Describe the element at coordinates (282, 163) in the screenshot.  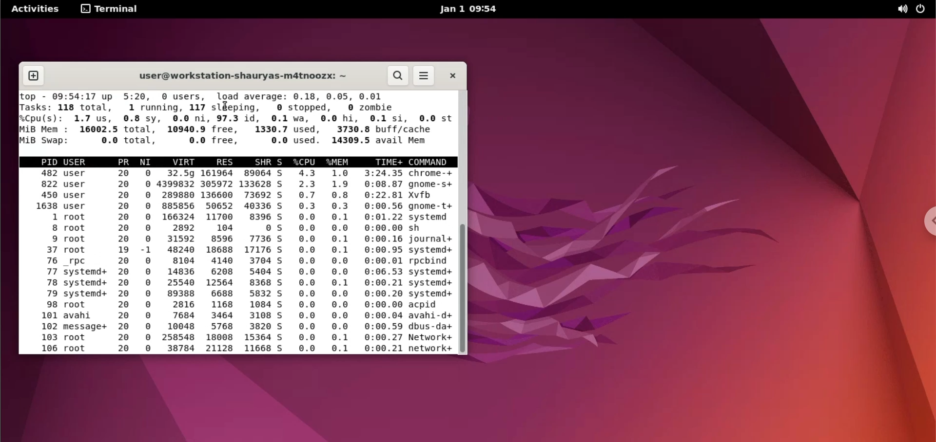
I see `S ` at that location.